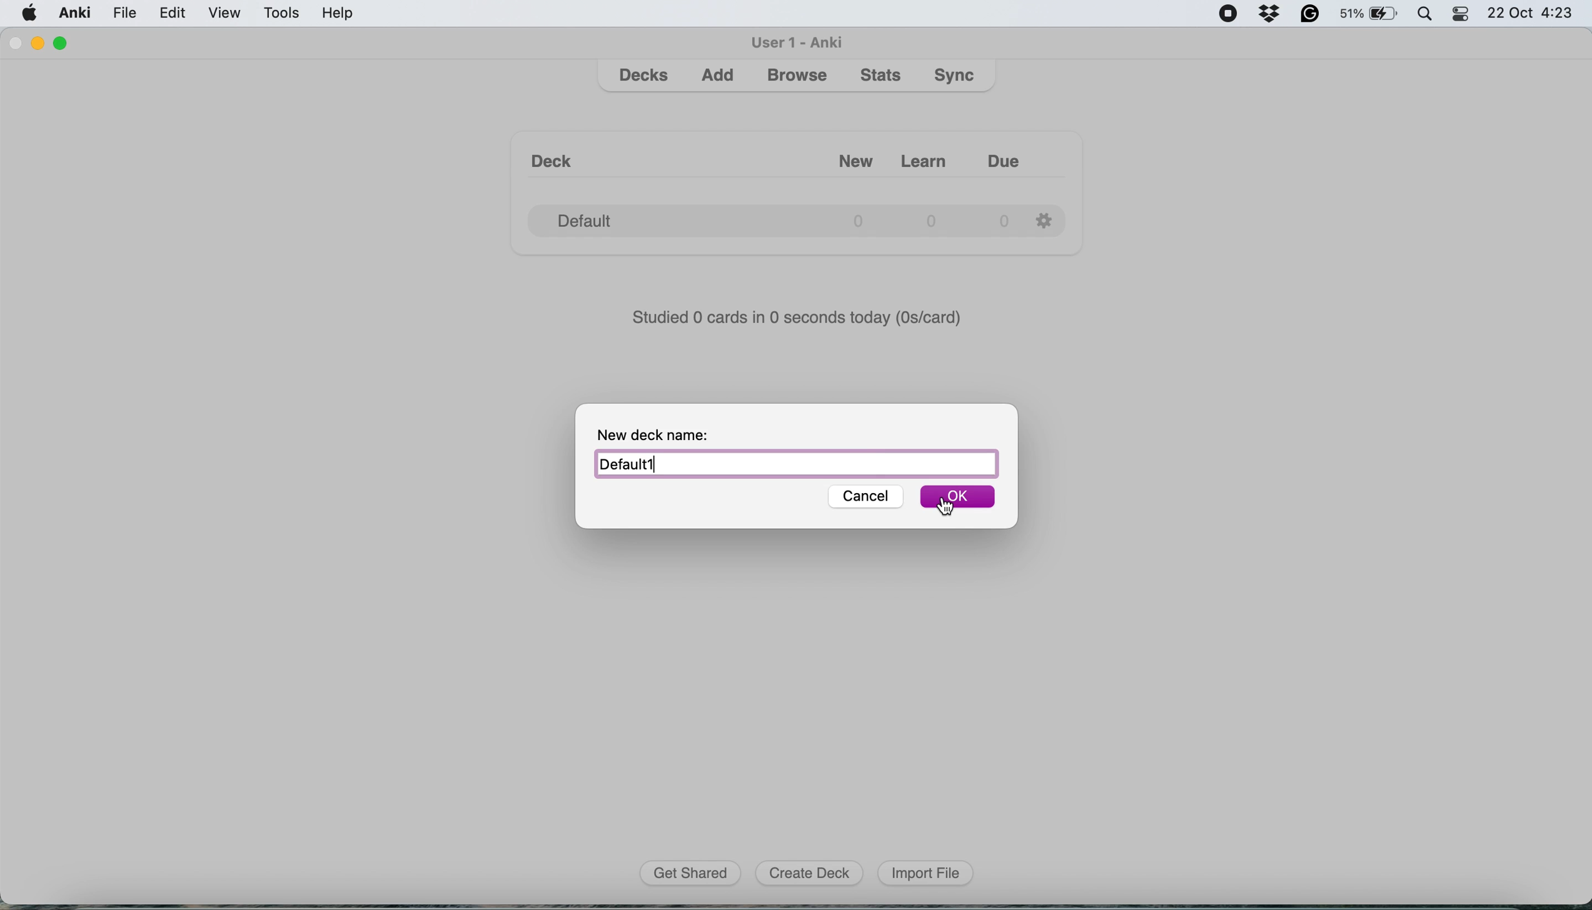 Image resolution: width=1592 pixels, height=910 pixels. I want to click on decks, so click(645, 76).